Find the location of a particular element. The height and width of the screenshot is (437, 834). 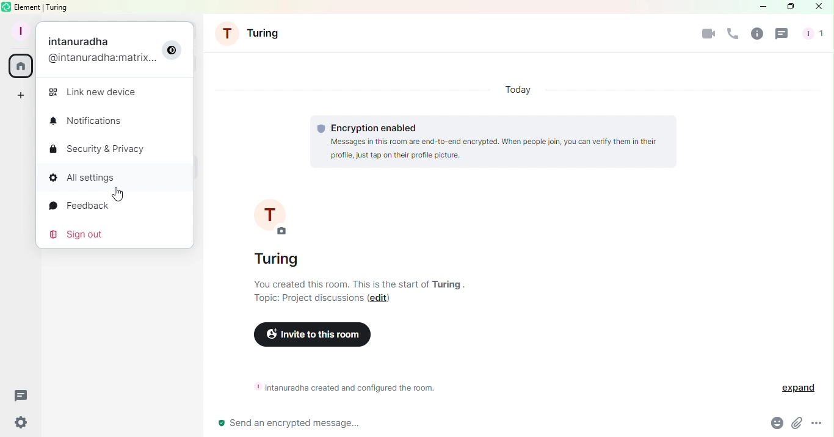

Video call is located at coordinates (706, 34).